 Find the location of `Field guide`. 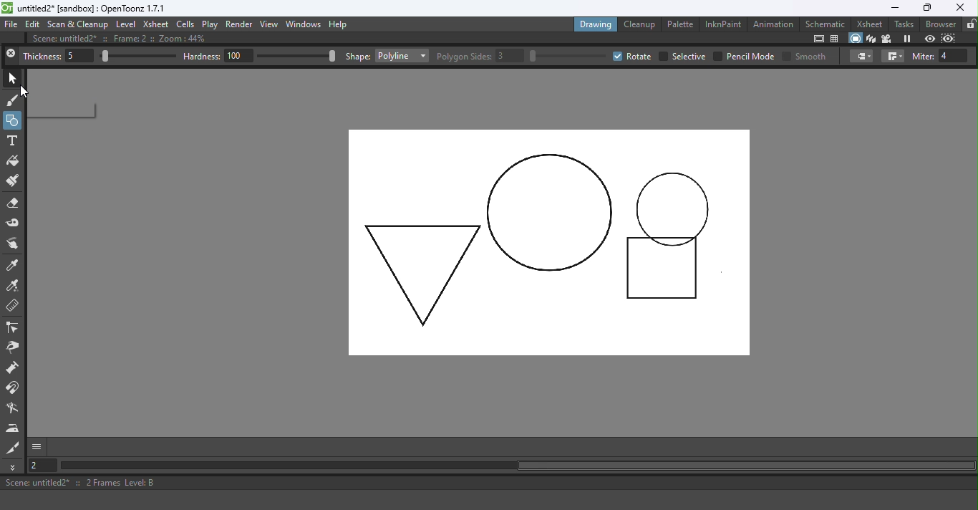

Field guide is located at coordinates (836, 39).